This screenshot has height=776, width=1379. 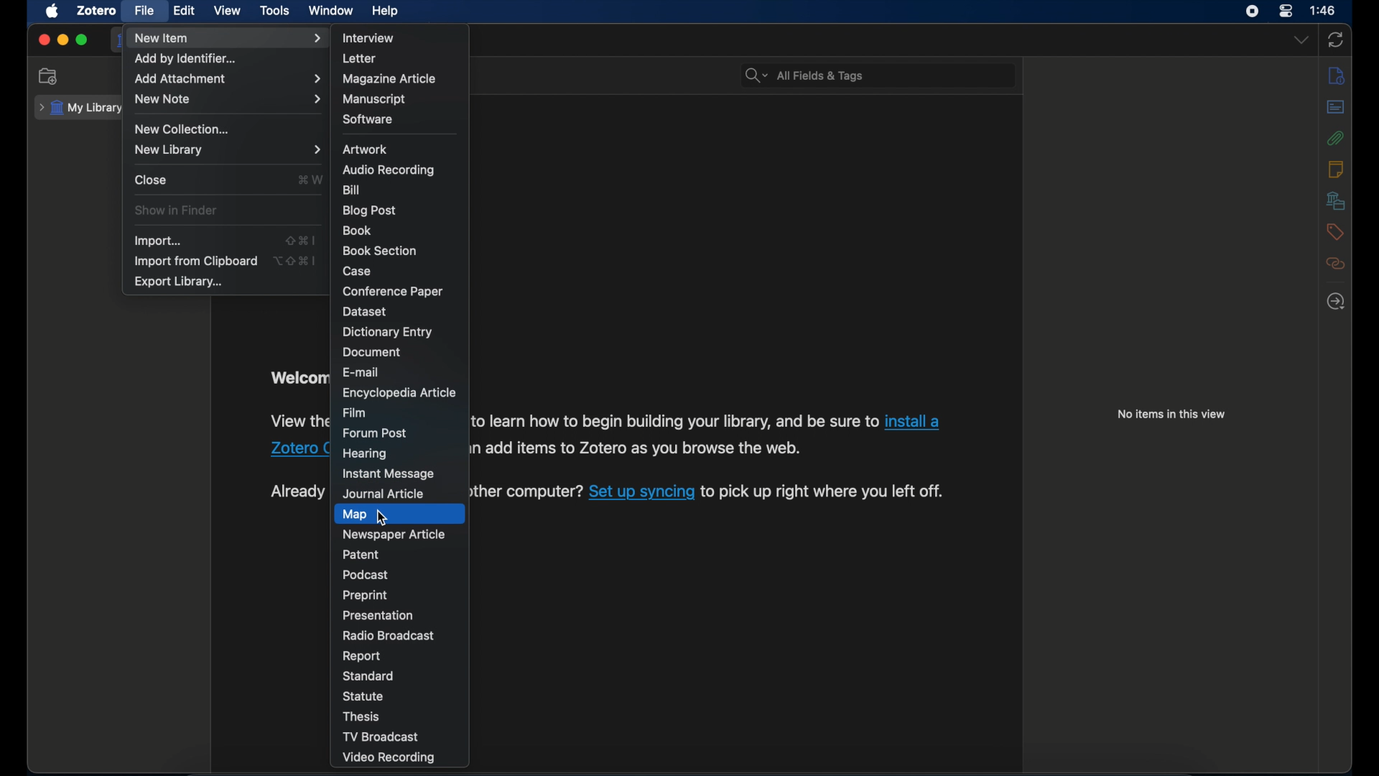 I want to click on map, so click(x=353, y=514).